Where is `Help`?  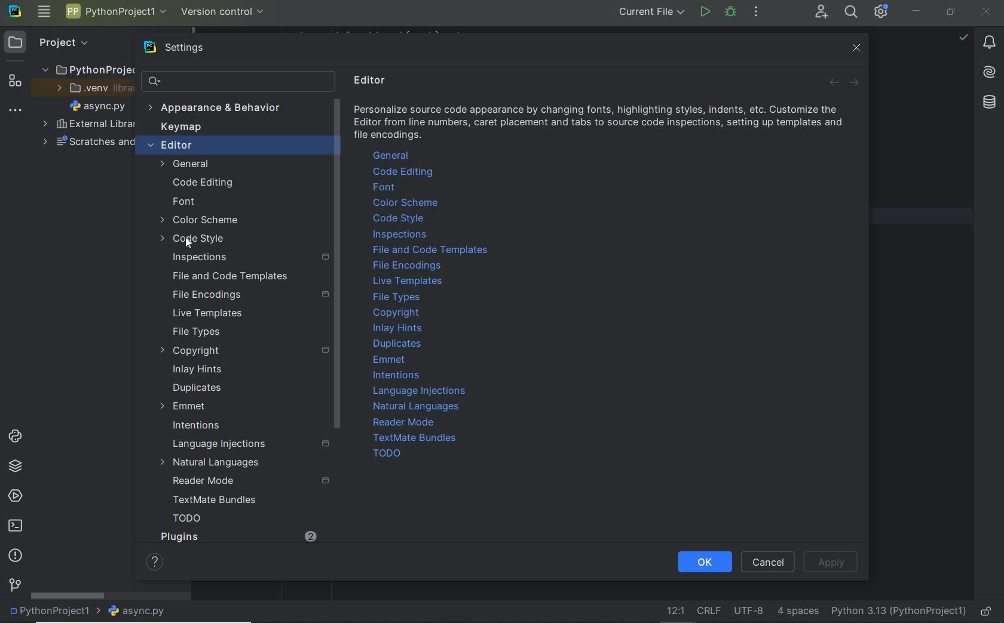 Help is located at coordinates (151, 561).